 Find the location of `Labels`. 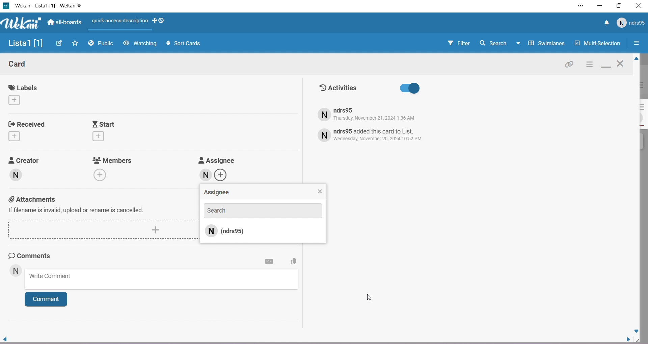

Labels is located at coordinates (26, 94).